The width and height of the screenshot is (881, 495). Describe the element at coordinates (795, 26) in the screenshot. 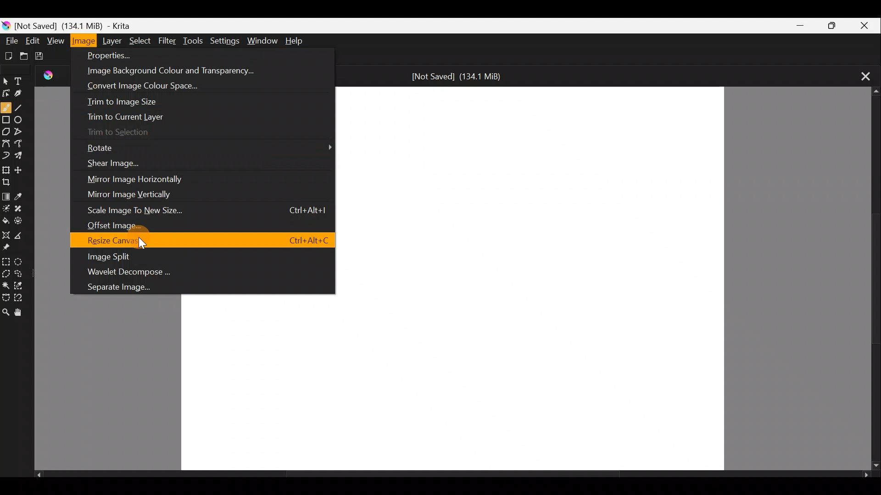

I see `Minimize` at that location.